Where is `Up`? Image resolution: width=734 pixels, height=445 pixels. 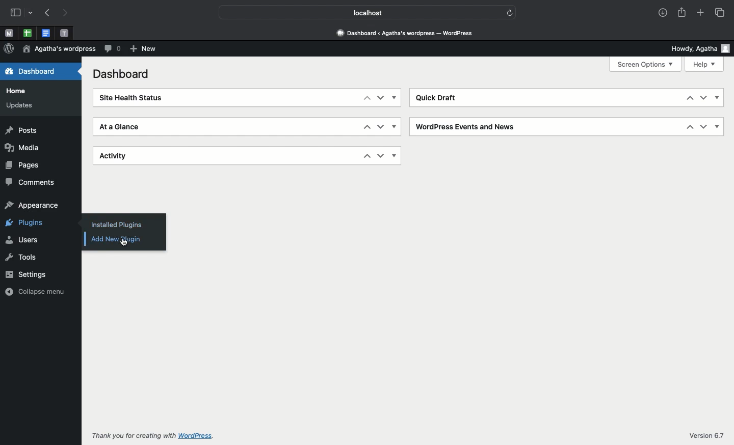 Up is located at coordinates (365, 97).